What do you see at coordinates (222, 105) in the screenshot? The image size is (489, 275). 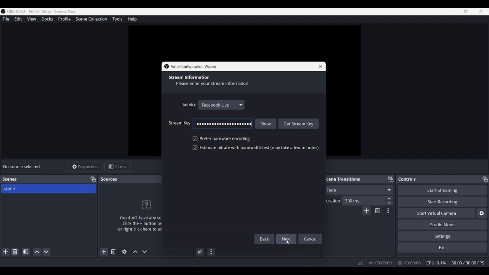 I see `Choosen service option` at bounding box center [222, 105].